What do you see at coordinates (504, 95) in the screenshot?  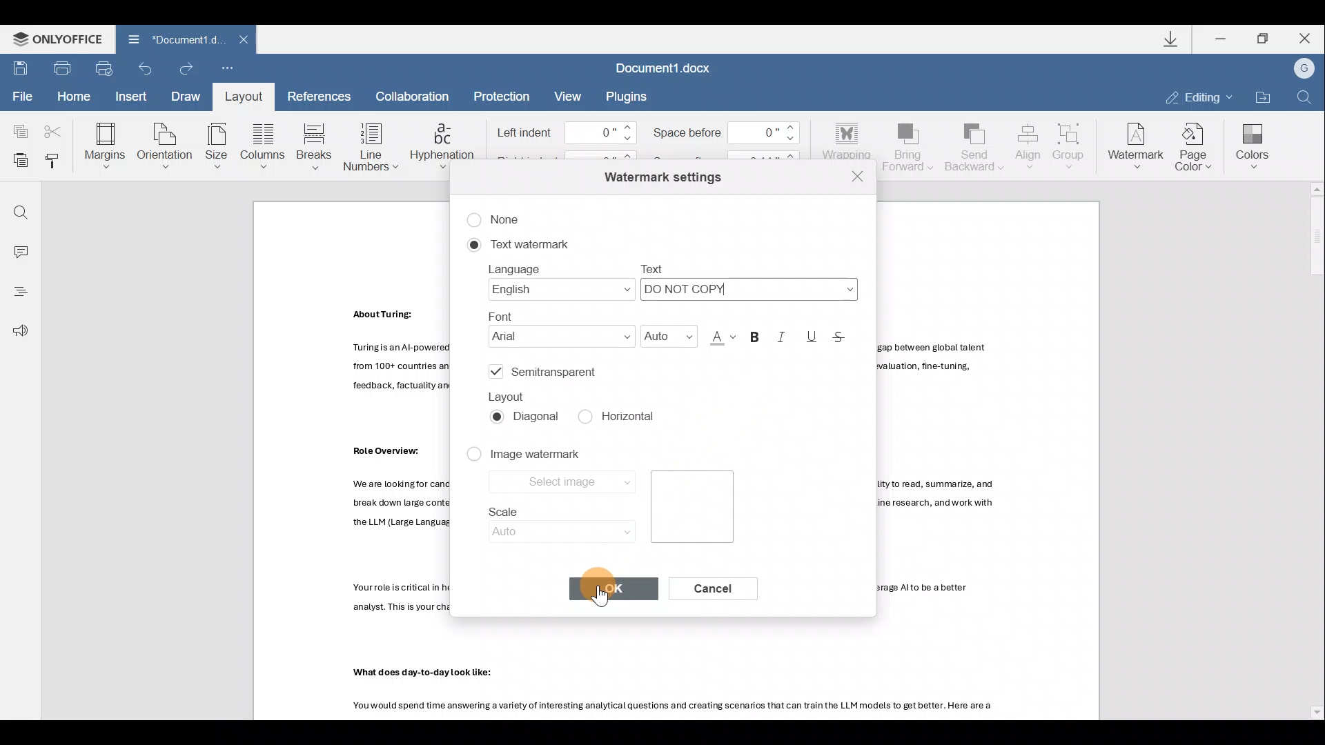 I see `Protection` at bounding box center [504, 95].